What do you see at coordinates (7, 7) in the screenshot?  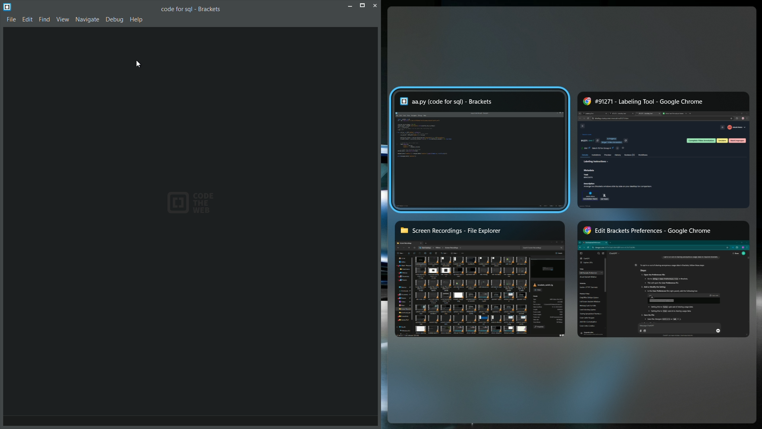 I see `logo` at bounding box center [7, 7].